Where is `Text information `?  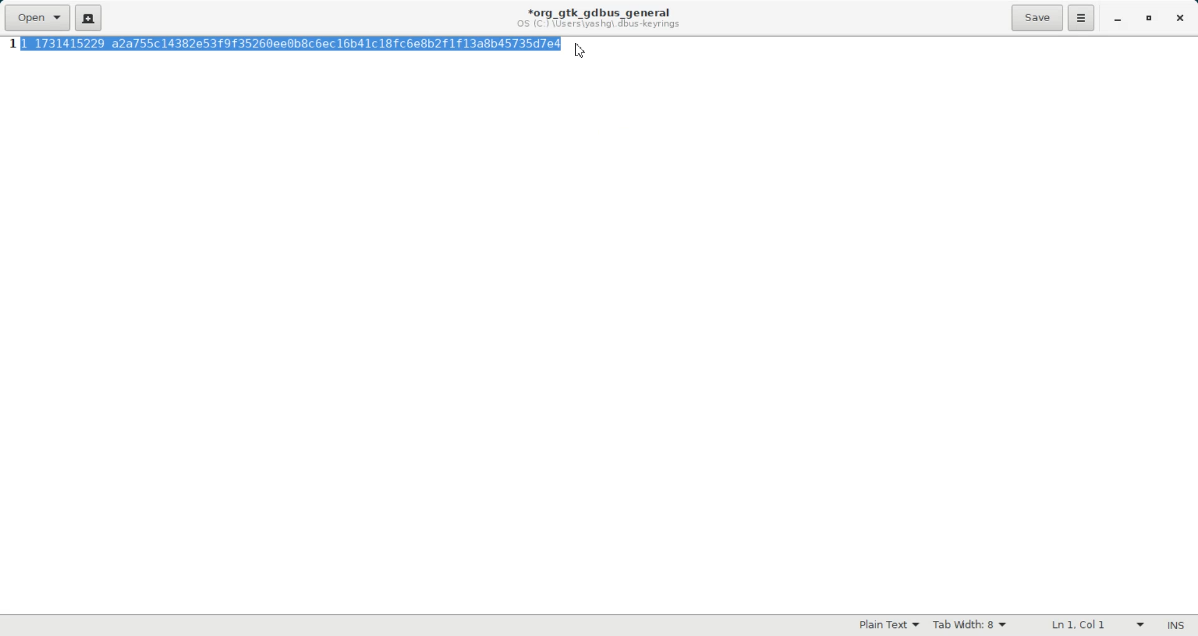
Text information  is located at coordinates (598, 17).